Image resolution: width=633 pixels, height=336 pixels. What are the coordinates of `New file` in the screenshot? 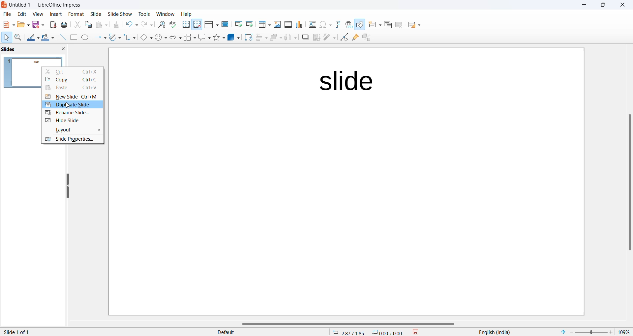 It's located at (8, 24).